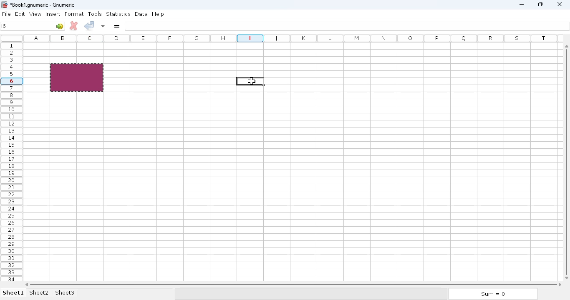  What do you see at coordinates (158, 14) in the screenshot?
I see `help` at bounding box center [158, 14].